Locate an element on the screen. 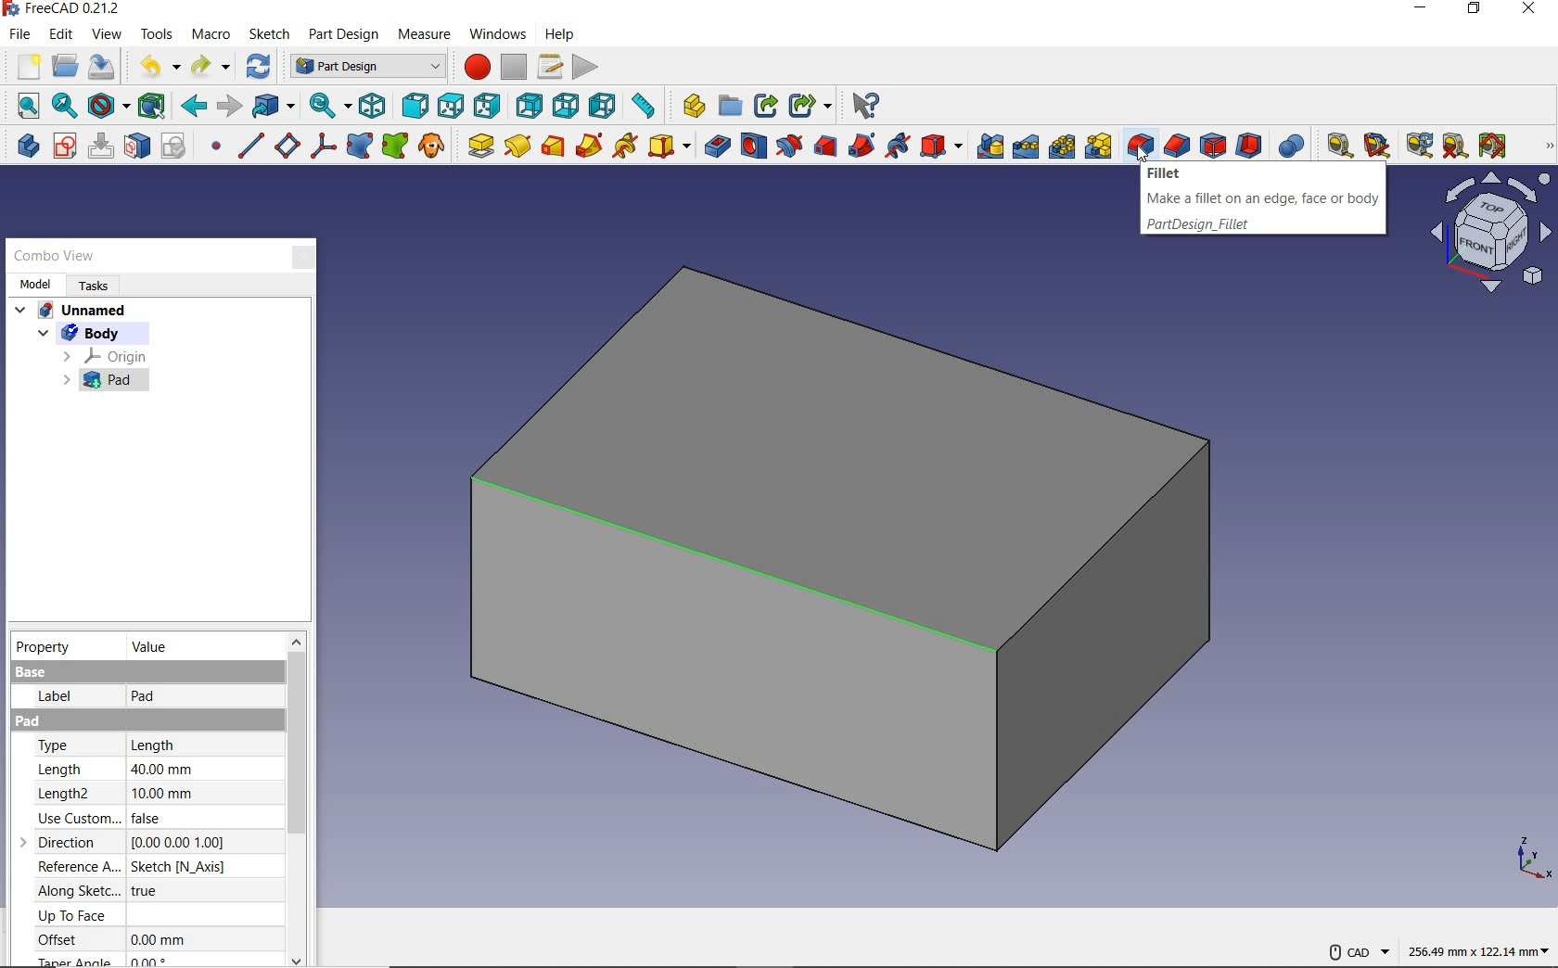 This screenshot has height=968, width=1558. create a sub object is located at coordinates (397, 146).